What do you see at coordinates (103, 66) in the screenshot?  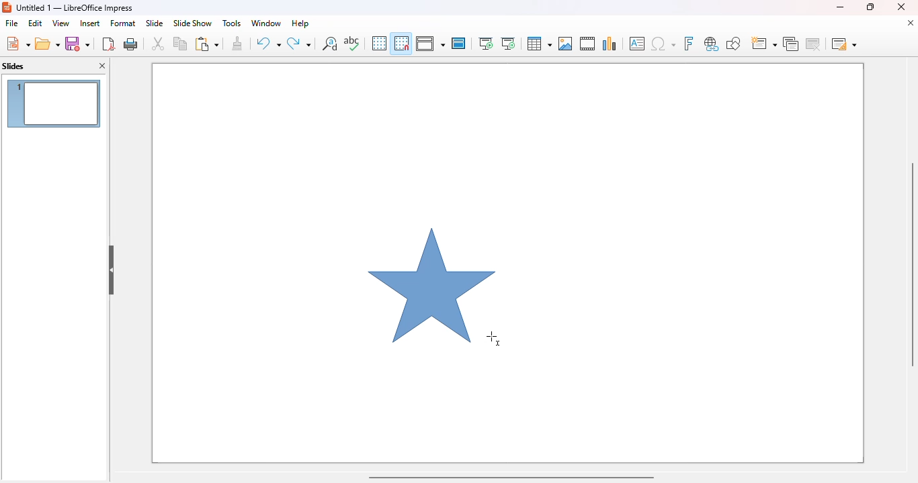 I see `close pane` at bounding box center [103, 66].